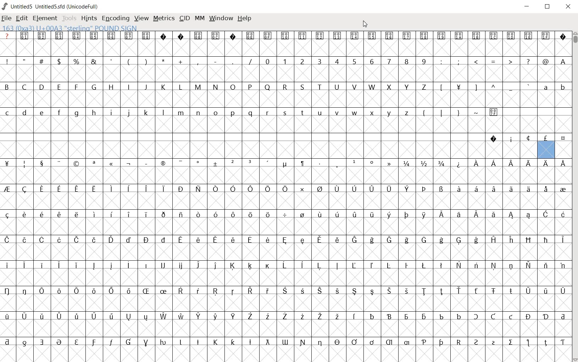 This screenshot has width=578, height=362. Describe the element at coordinates (372, 86) in the screenshot. I see `W` at that location.